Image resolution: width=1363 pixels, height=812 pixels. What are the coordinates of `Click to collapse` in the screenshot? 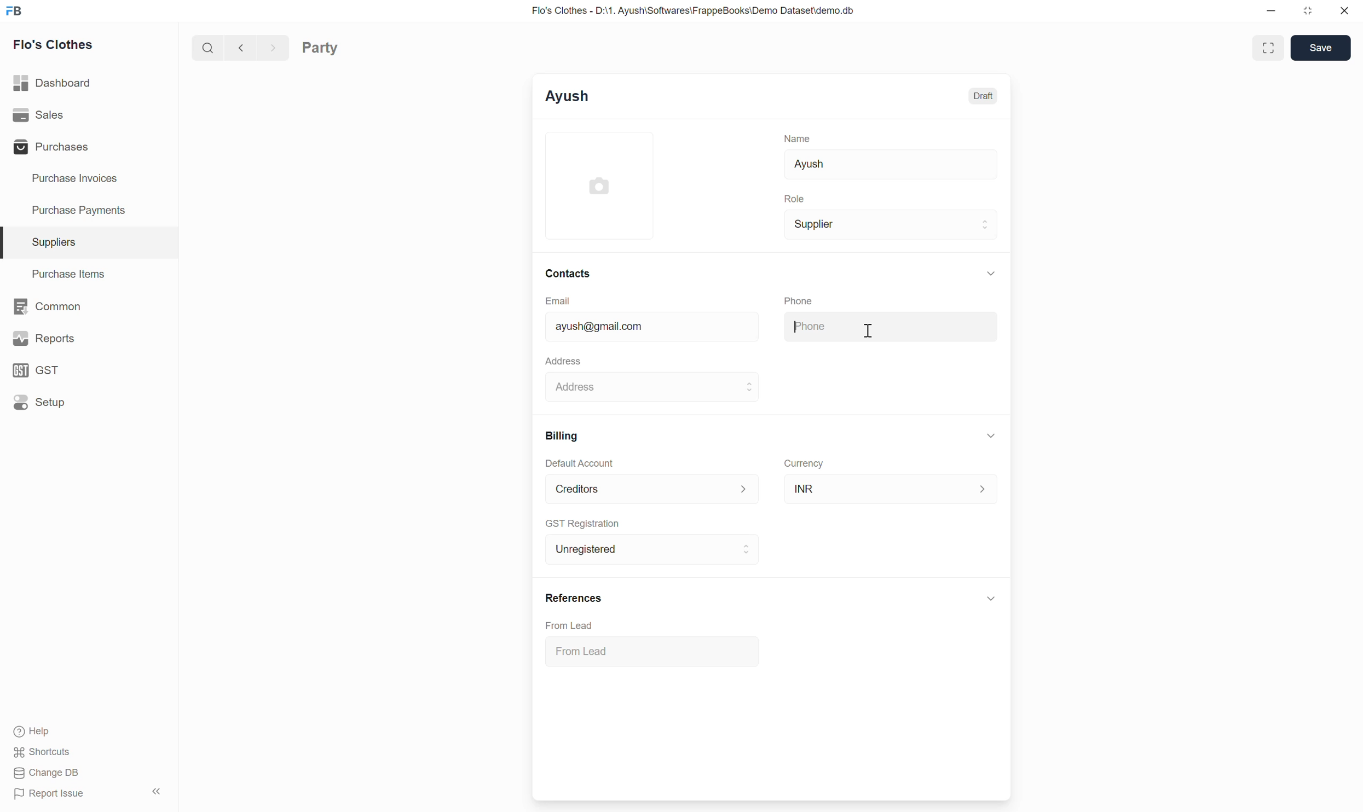 It's located at (991, 598).